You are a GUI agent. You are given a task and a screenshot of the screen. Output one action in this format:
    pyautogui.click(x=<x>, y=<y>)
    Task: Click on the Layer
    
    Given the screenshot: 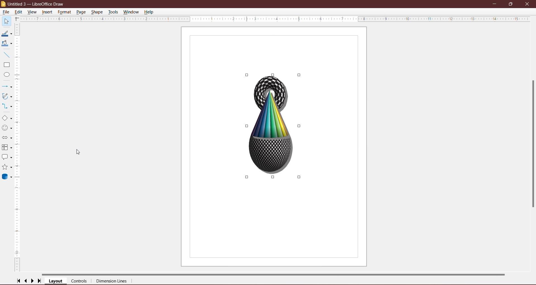 What is the action you would take?
    pyautogui.click(x=56, y=281)
    